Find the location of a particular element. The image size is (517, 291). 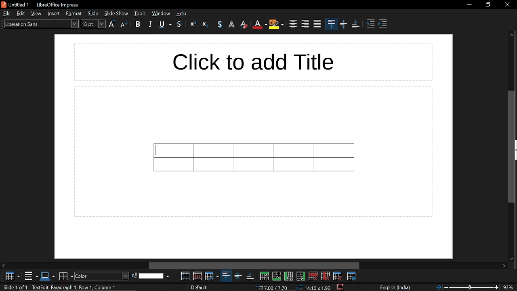

eraser is located at coordinates (206, 24).